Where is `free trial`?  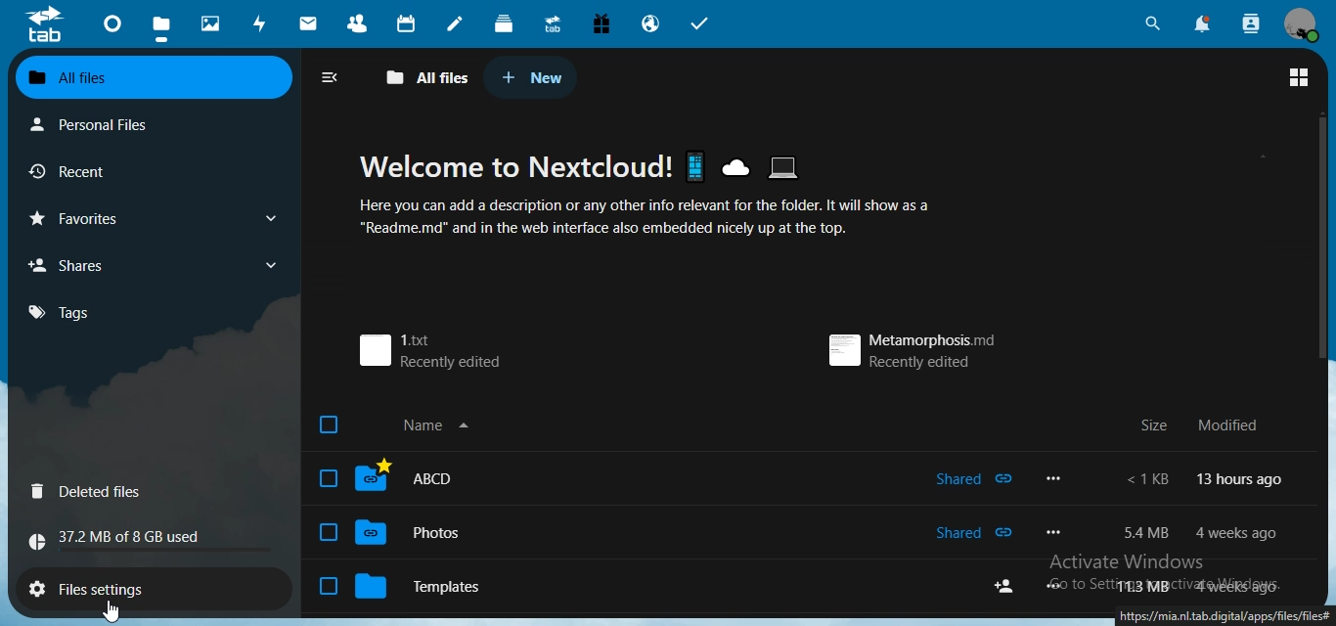 free trial is located at coordinates (602, 23).